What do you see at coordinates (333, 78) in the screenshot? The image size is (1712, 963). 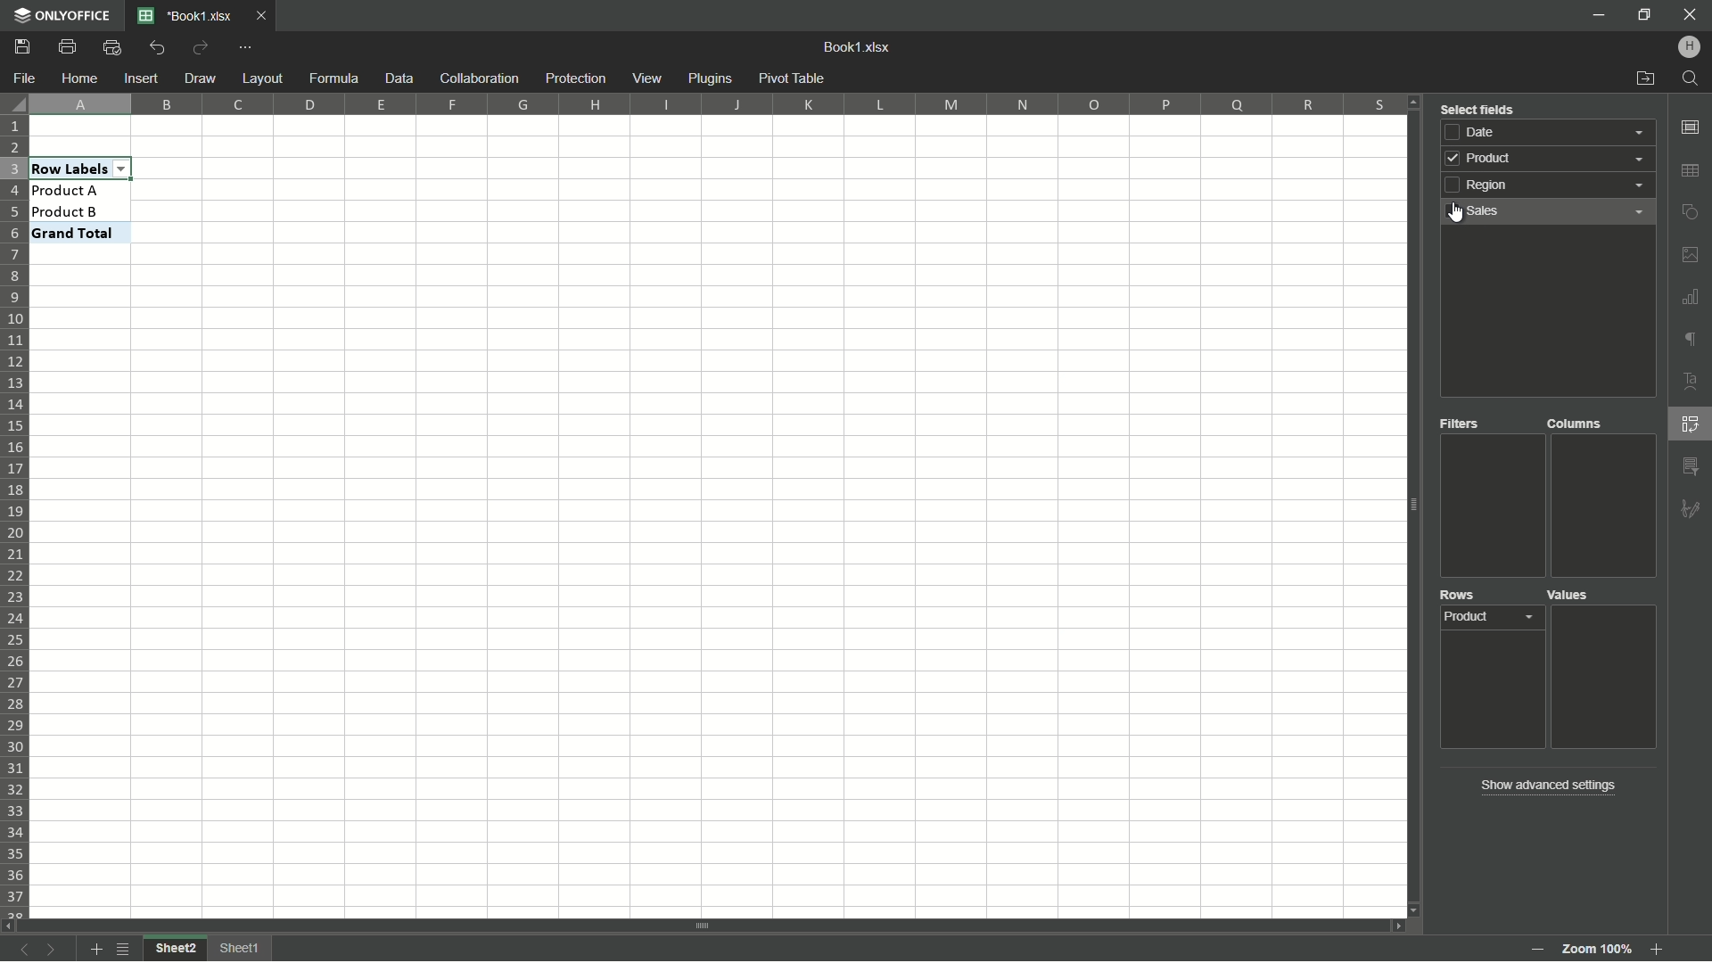 I see `Formula` at bounding box center [333, 78].